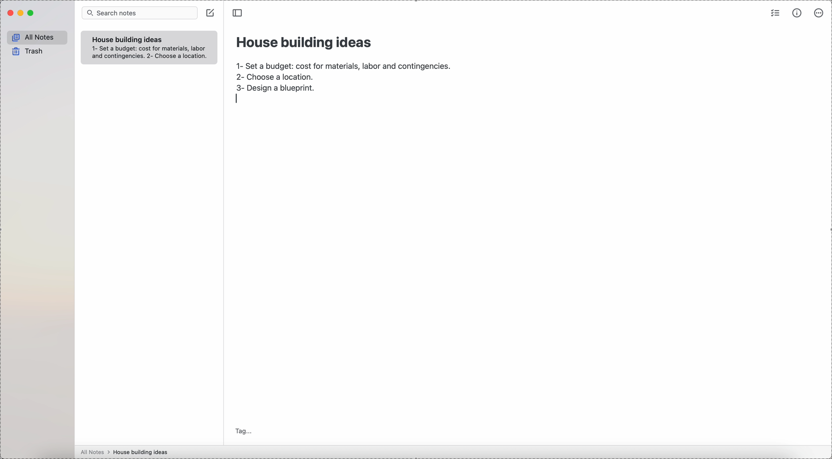  Describe the element at coordinates (239, 13) in the screenshot. I see `toggle sidebar` at that location.